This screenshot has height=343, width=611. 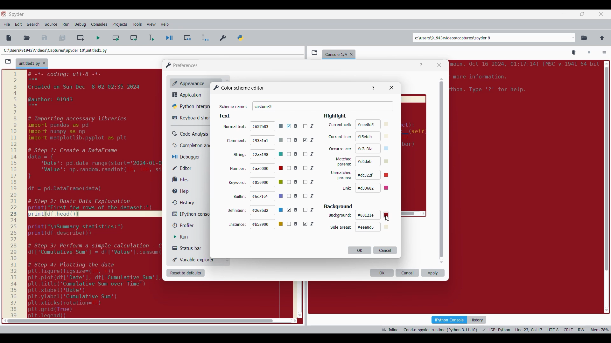 I want to click on Title of current window, so click(x=238, y=88).